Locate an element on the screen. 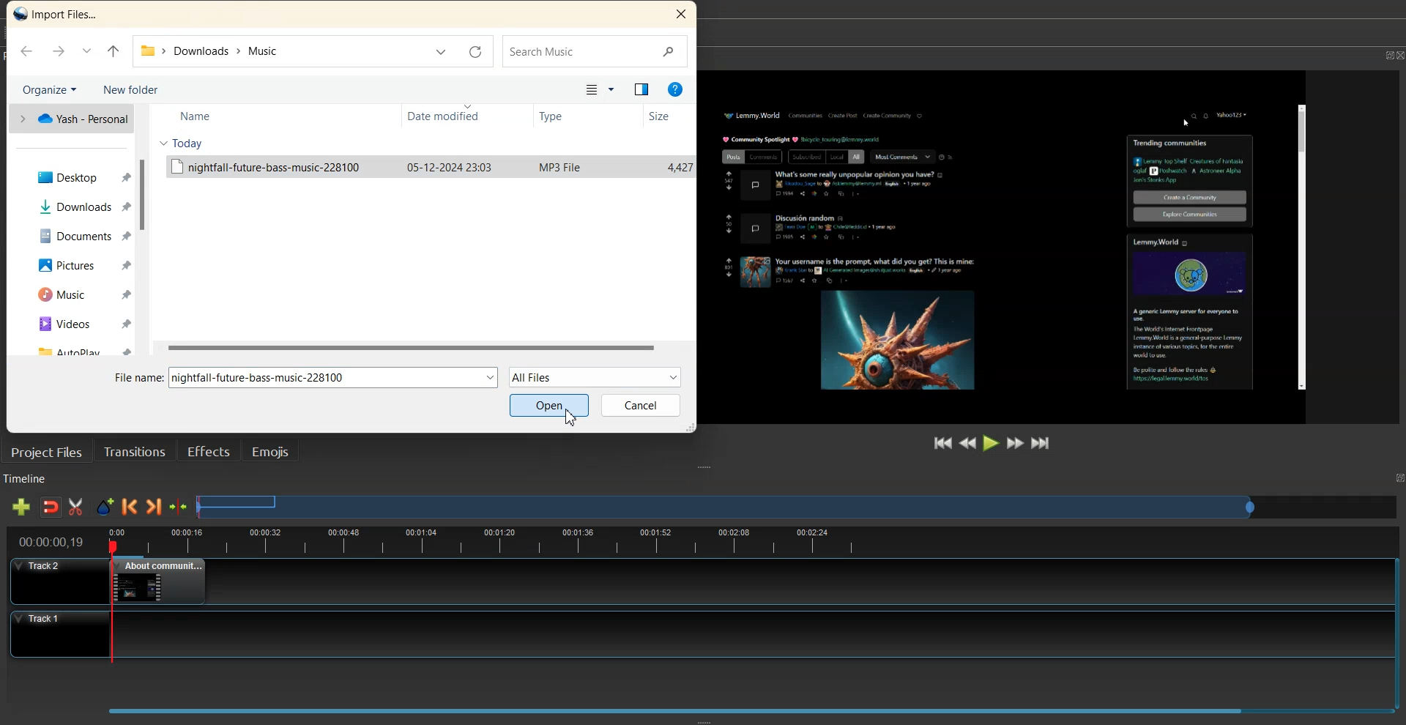 The image size is (1406, 725). Track 1 is located at coordinates (37, 635).